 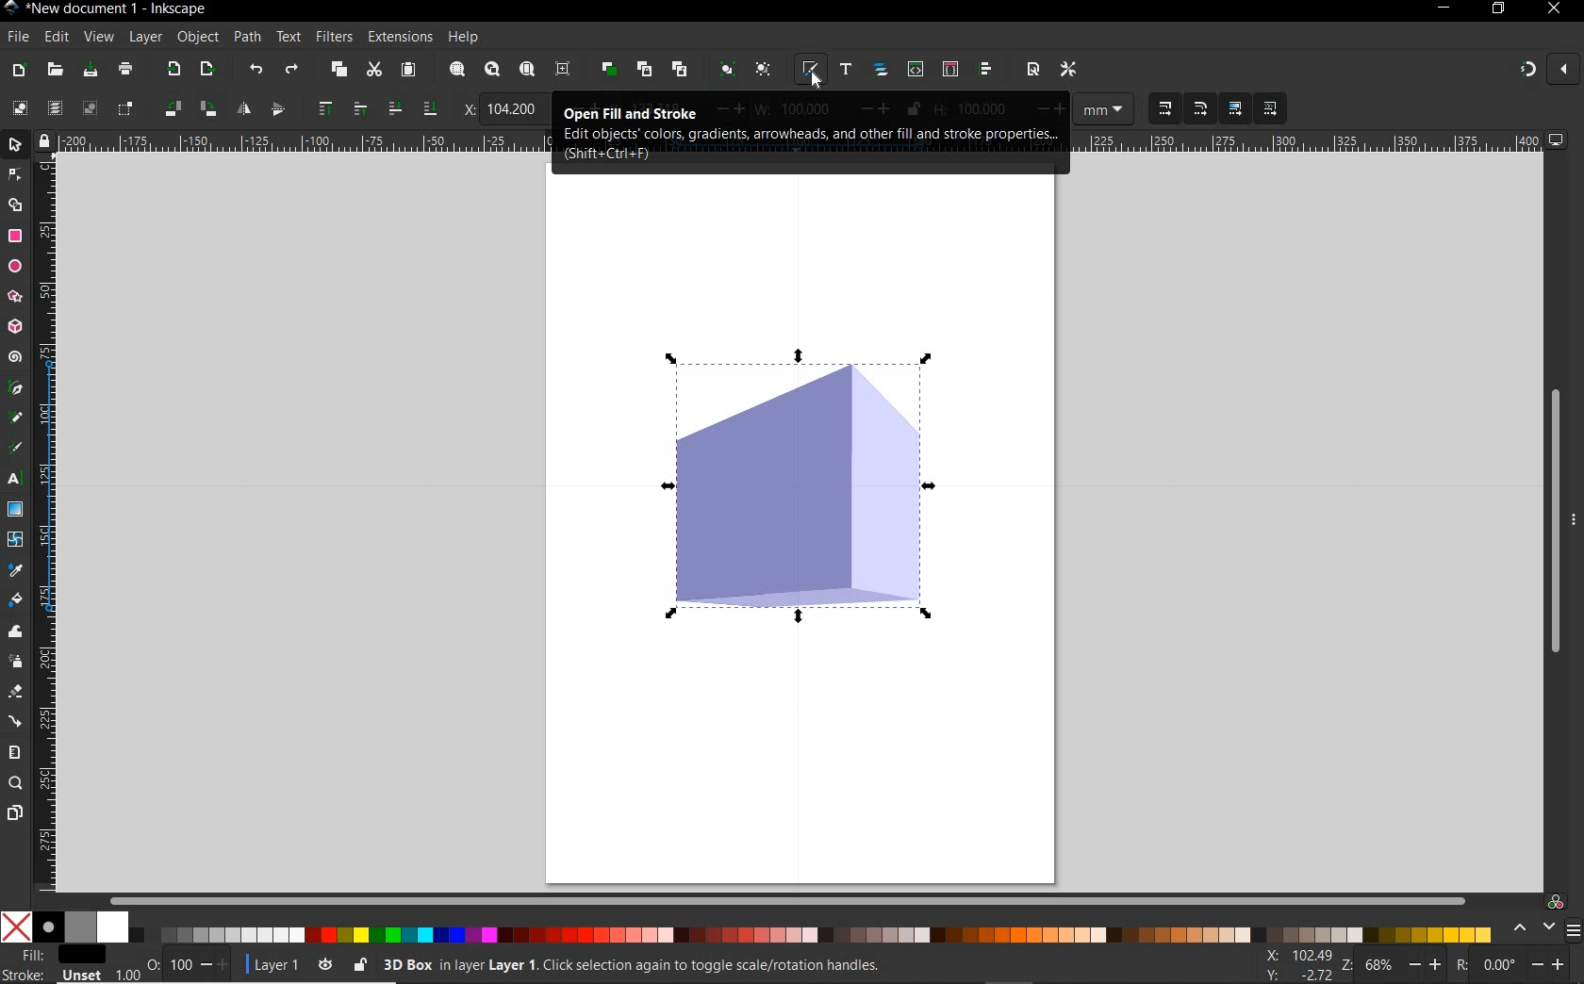 I want to click on NEW, so click(x=18, y=70).